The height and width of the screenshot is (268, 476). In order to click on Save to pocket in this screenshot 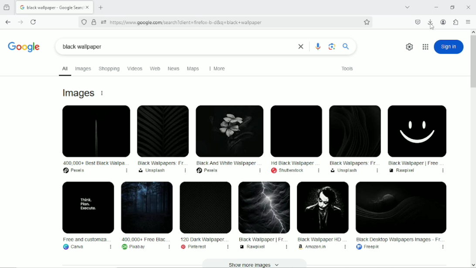, I will do `click(418, 22)`.